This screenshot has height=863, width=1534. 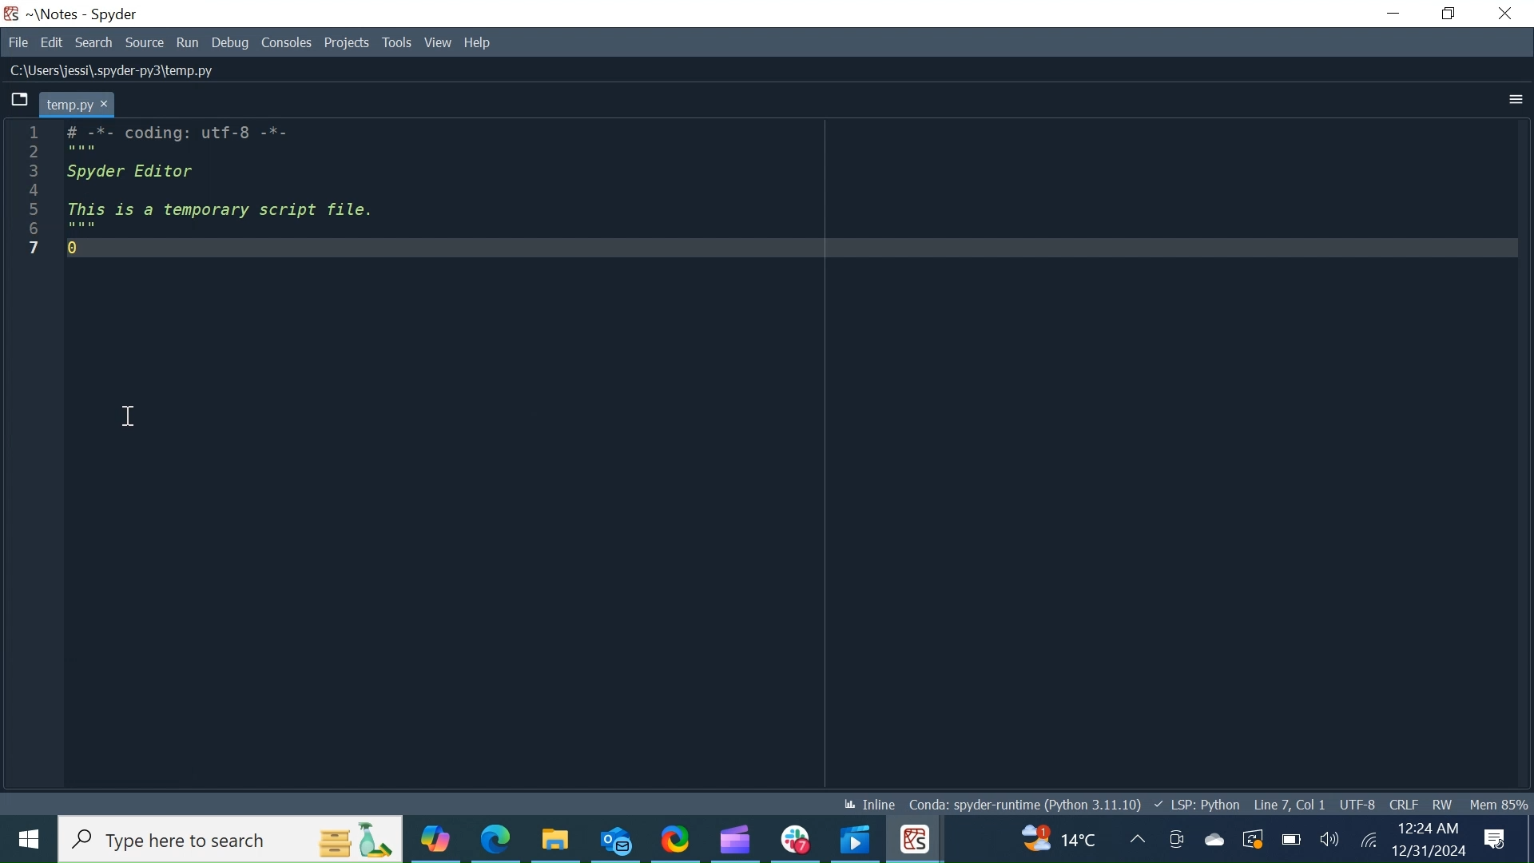 I want to click on Microsoft Clipchamp Desktop Icon, so click(x=737, y=837).